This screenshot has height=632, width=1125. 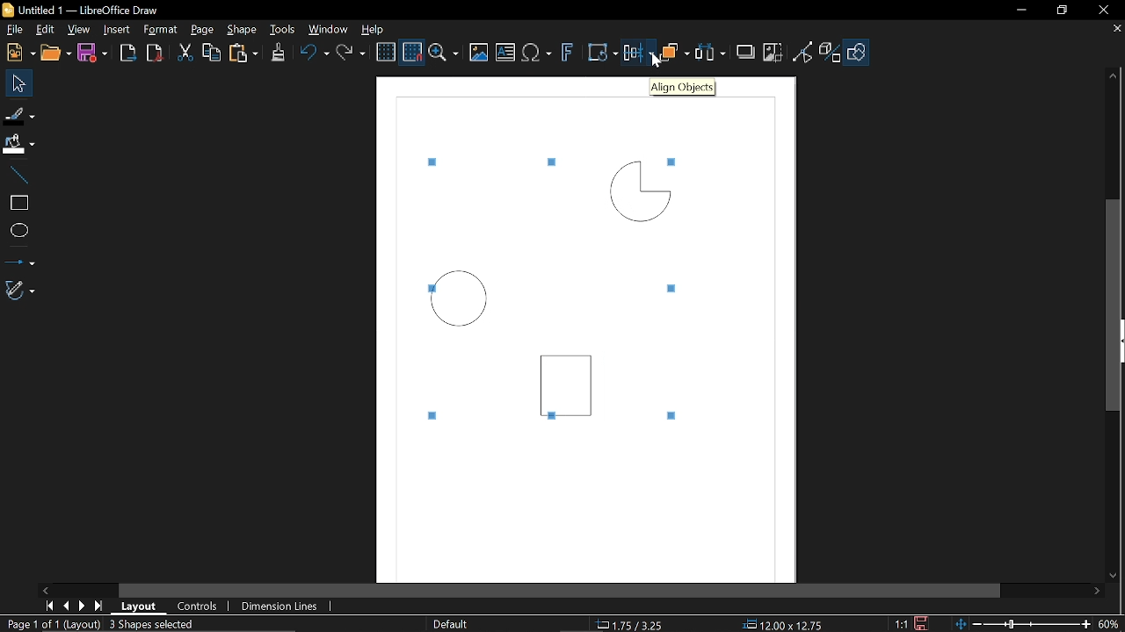 What do you see at coordinates (413, 52) in the screenshot?
I see `Snap to grid` at bounding box center [413, 52].